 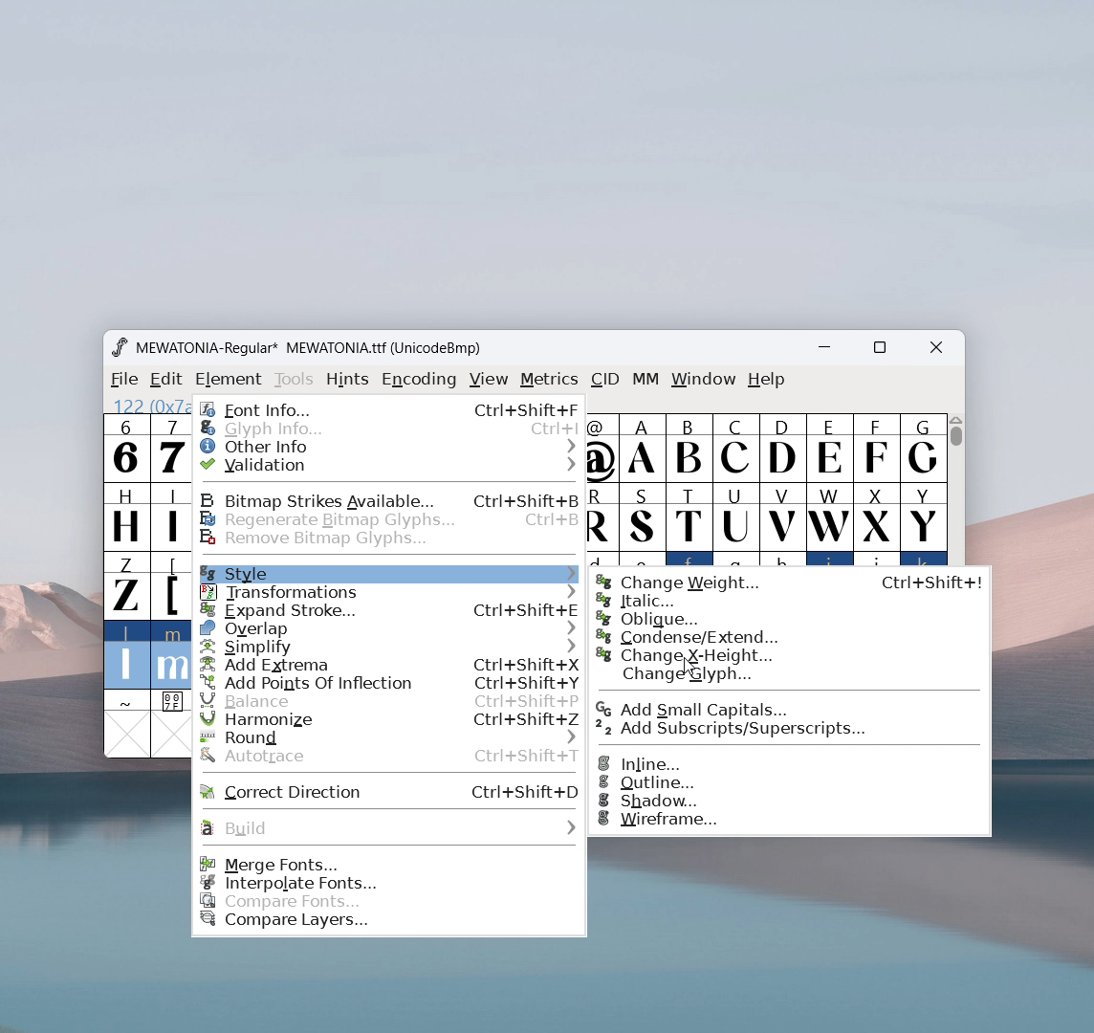 I want to click on cid, so click(x=604, y=380).